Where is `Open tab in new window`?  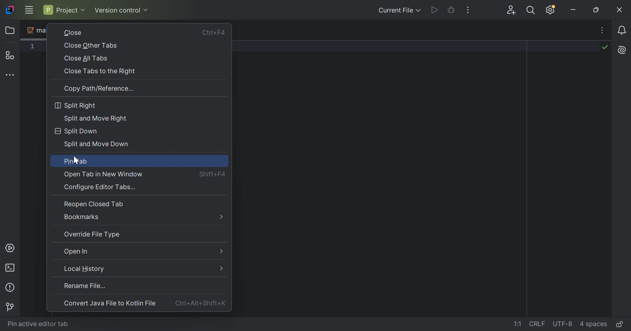
Open tab in new window is located at coordinates (105, 175).